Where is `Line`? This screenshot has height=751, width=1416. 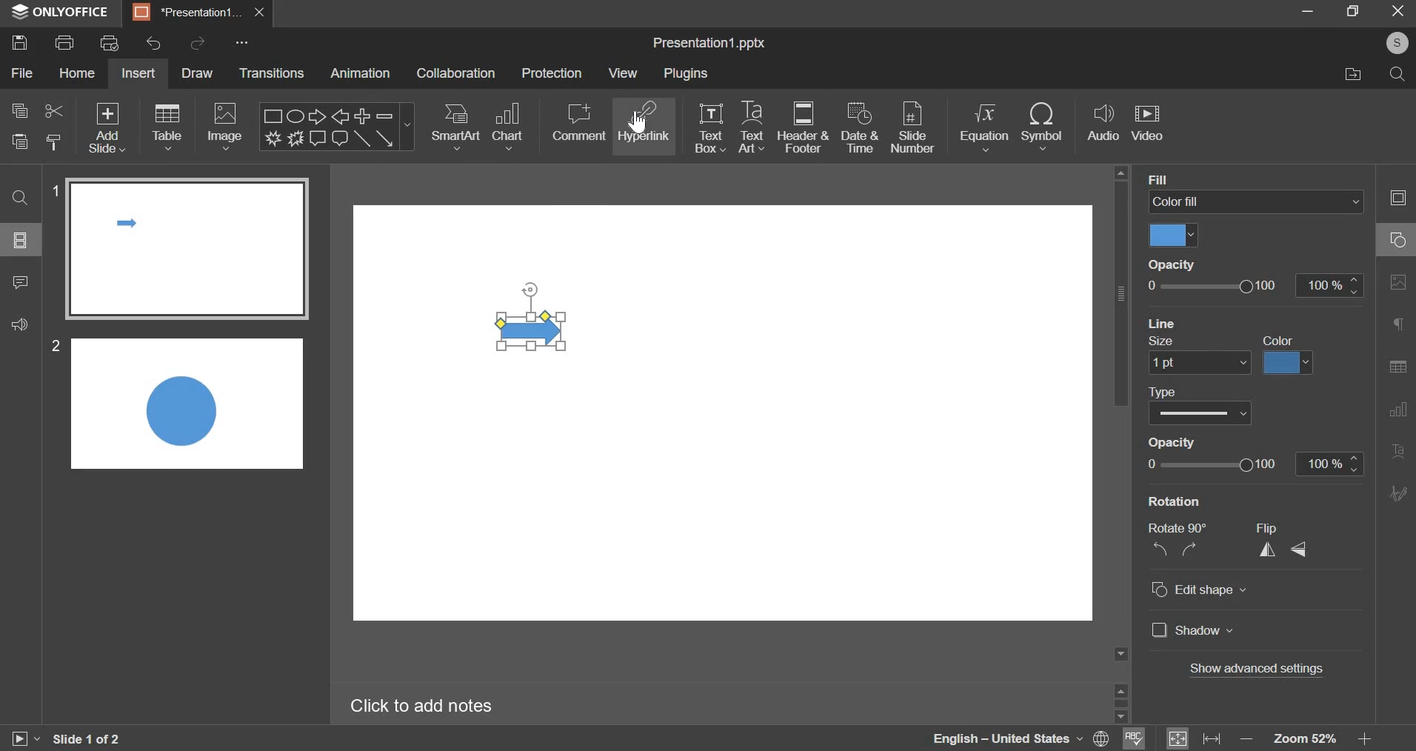 Line is located at coordinates (1163, 324).